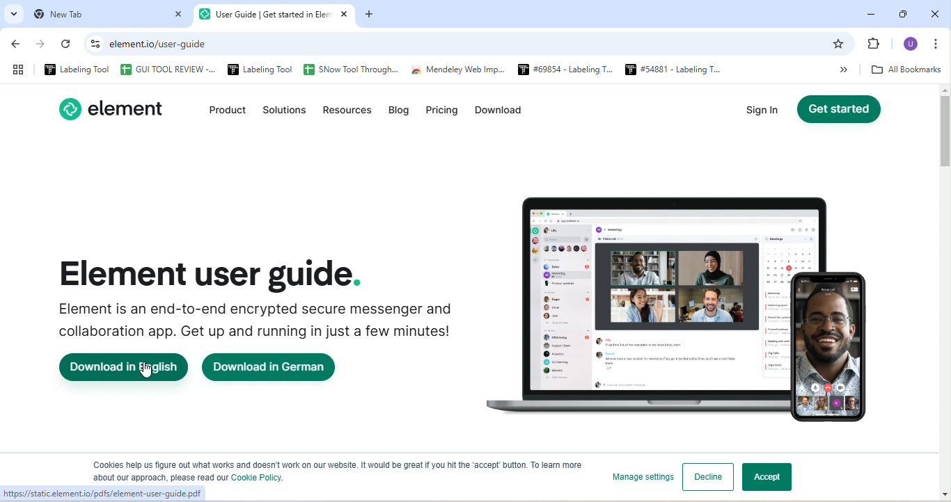  What do you see at coordinates (441, 113) in the screenshot?
I see `pricing` at bounding box center [441, 113].